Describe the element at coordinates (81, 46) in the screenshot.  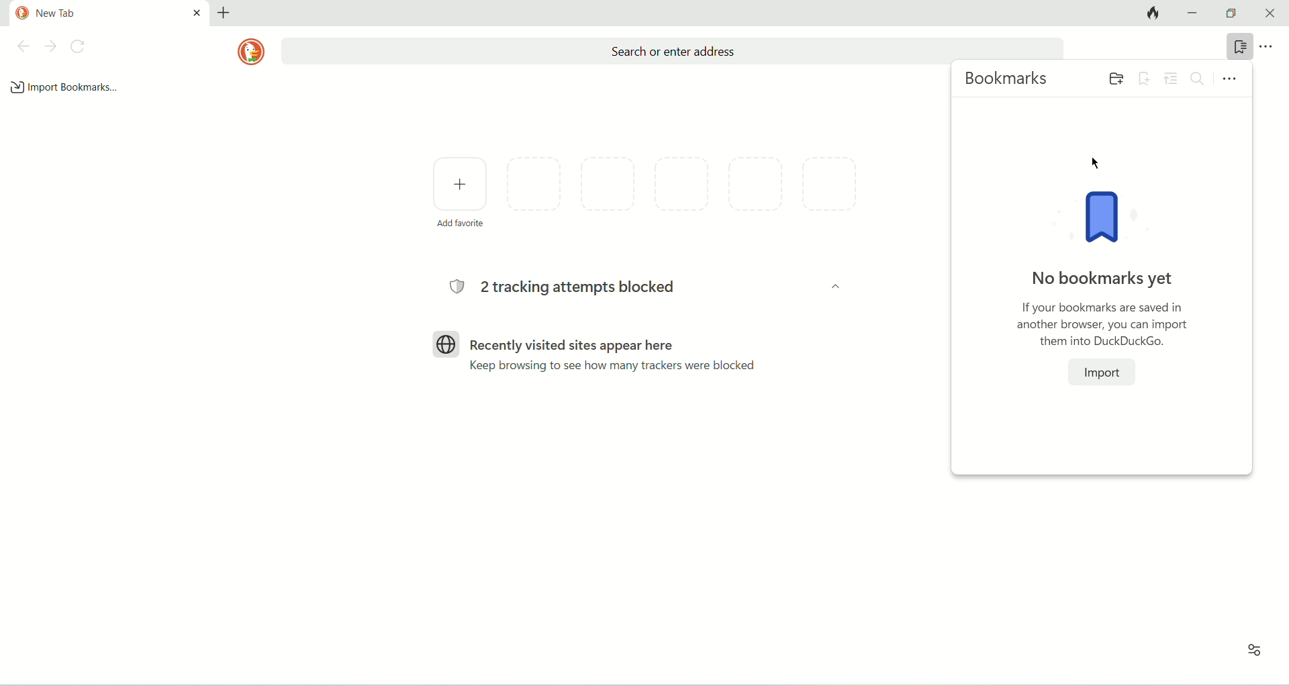
I see `refresh` at that location.